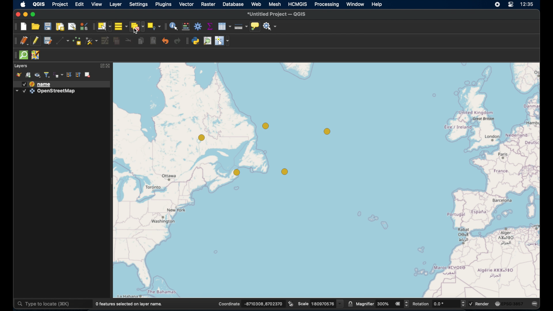 Image resolution: width=553 pixels, height=311 pixels. I want to click on copy features, so click(141, 41).